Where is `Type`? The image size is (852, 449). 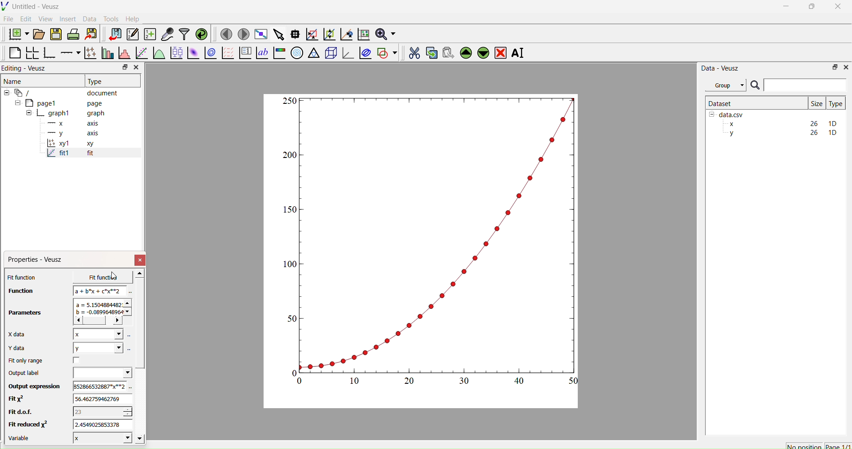 Type is located at coordinates (96, 81).